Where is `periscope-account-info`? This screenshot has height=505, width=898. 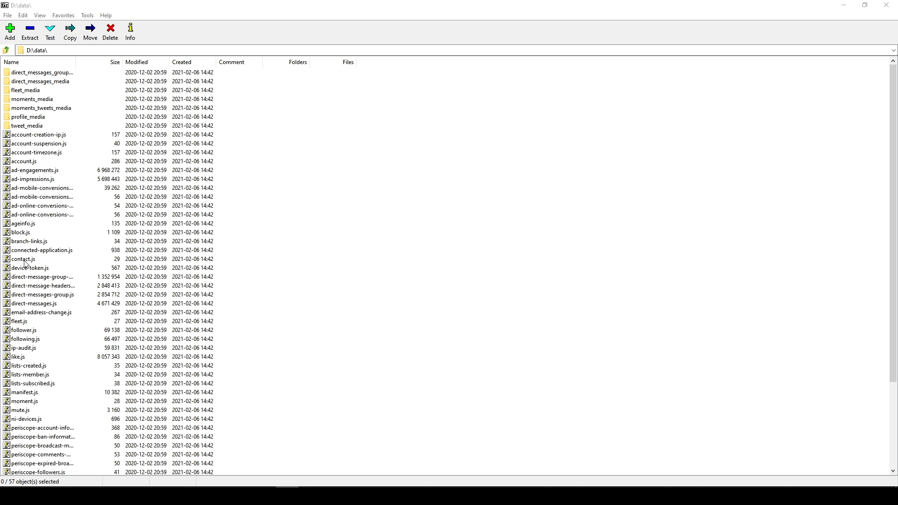 periscope-account-info is located at coordinates (42, 427).